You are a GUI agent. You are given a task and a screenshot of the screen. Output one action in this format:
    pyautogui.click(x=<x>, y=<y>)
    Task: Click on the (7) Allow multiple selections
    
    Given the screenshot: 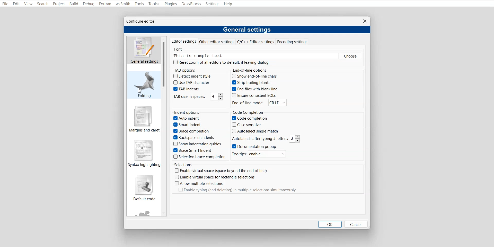 What is the action you would take?
    pyautogui.click(x=200, y=184)
    